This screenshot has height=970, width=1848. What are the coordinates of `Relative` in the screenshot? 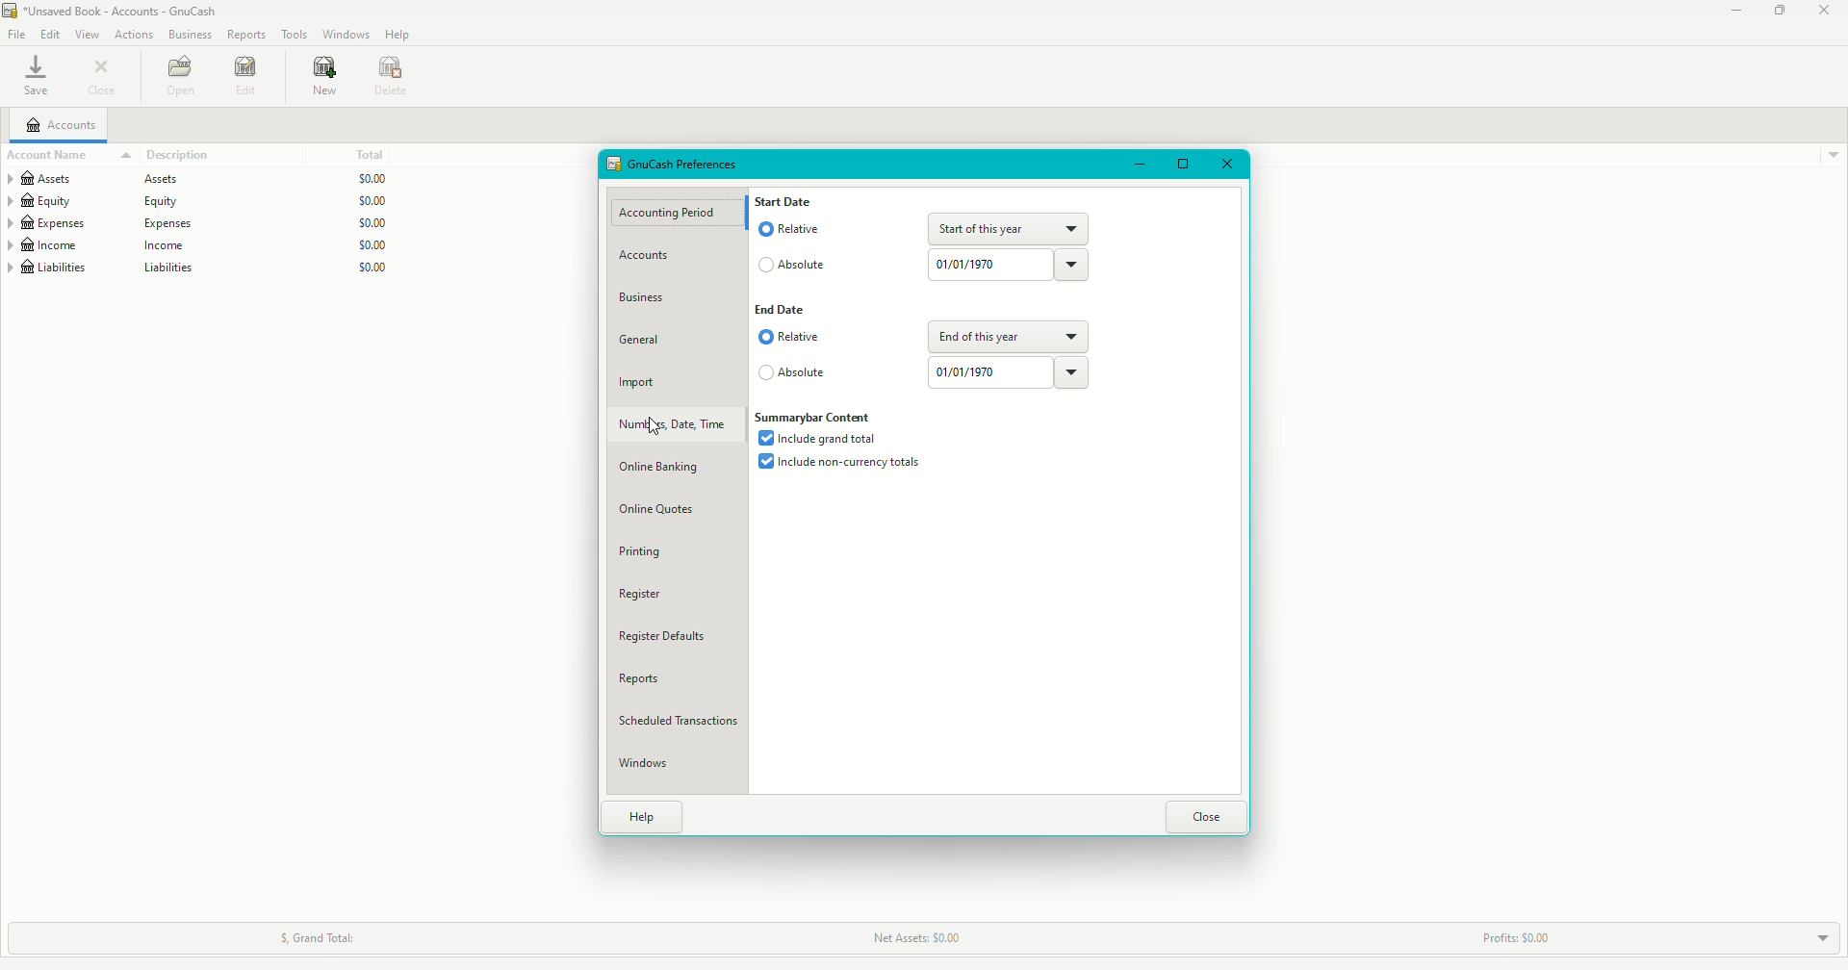 It's located at (793, 339).